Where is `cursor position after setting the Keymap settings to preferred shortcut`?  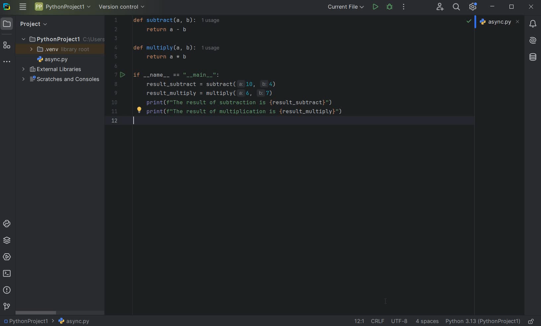
cursor position after setting the Keymap settings to preferred shortcut is located at coordinates (387, 302).